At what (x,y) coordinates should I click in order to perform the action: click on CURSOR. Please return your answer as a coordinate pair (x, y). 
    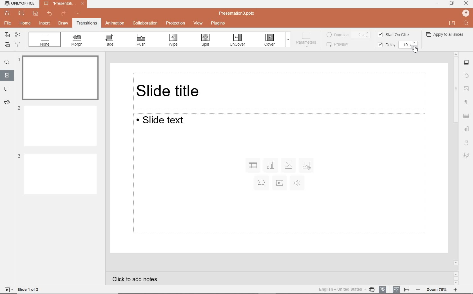
    Looking at the image, I should click on (414, 49).